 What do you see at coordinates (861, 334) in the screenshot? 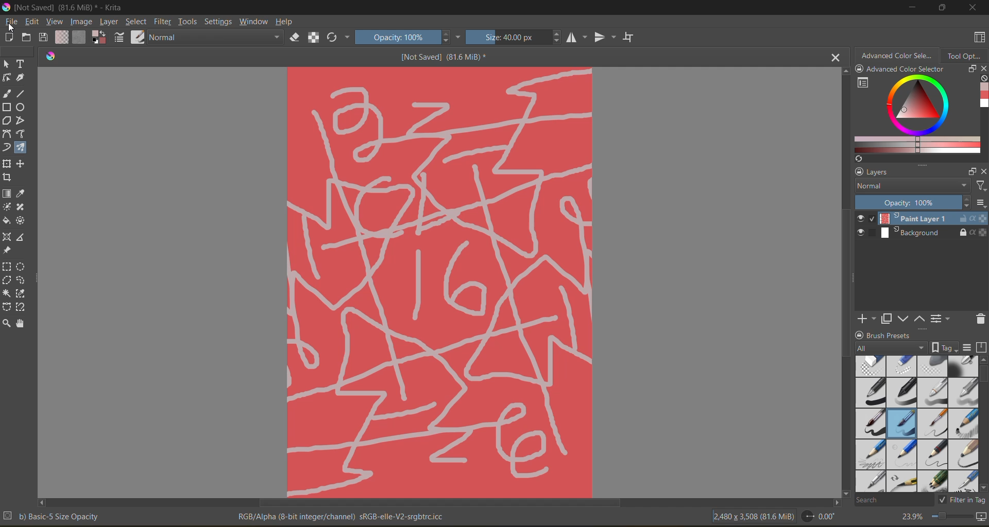
I see `lock/unlock docker` at bounding box center [861, 334].